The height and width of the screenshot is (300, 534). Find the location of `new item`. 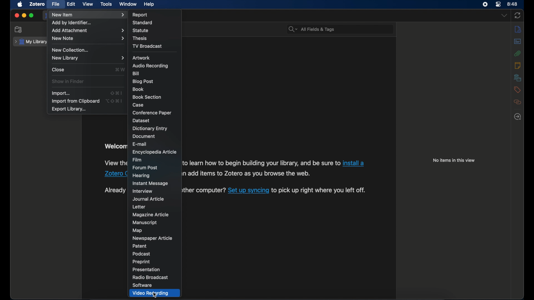

new item is located at coordinates (88, 15).